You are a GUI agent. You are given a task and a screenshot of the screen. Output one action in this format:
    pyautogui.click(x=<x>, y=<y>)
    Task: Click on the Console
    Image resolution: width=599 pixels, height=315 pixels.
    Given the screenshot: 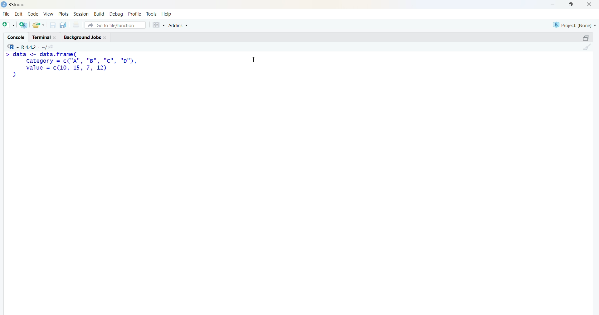 What is the action you would take?
    pyautogui.click(x=17, y=36)
    